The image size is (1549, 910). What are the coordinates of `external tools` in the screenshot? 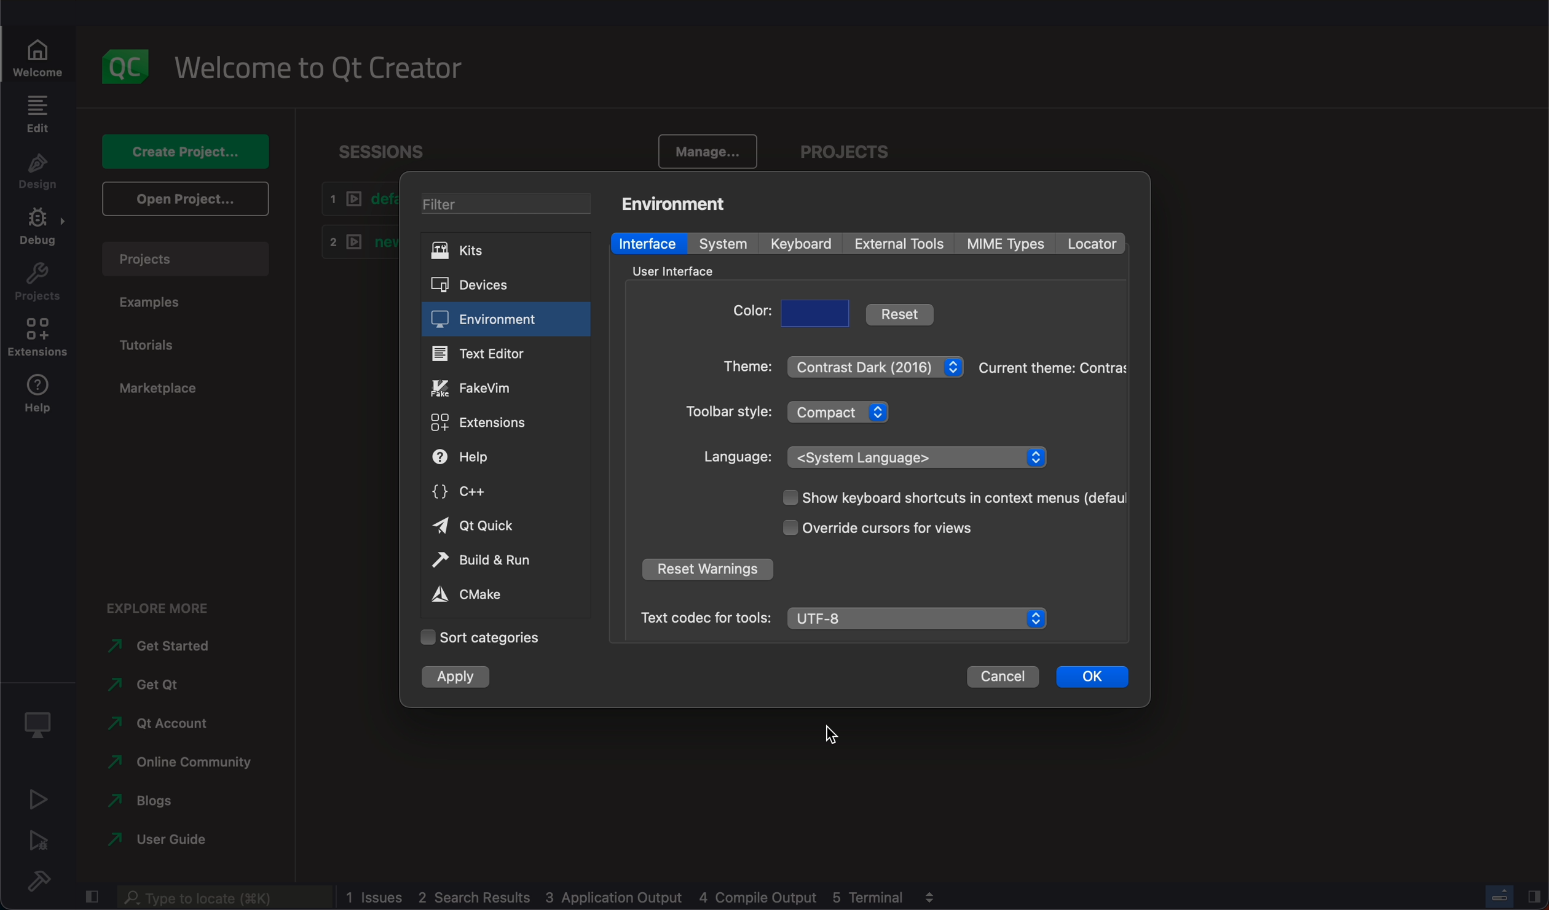 It's located at (902, 243).